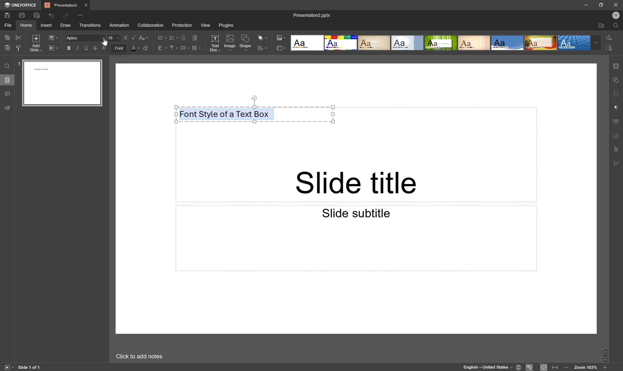 This screenshot has width=623, height=371. I want to click on Font, so click(85, 37).